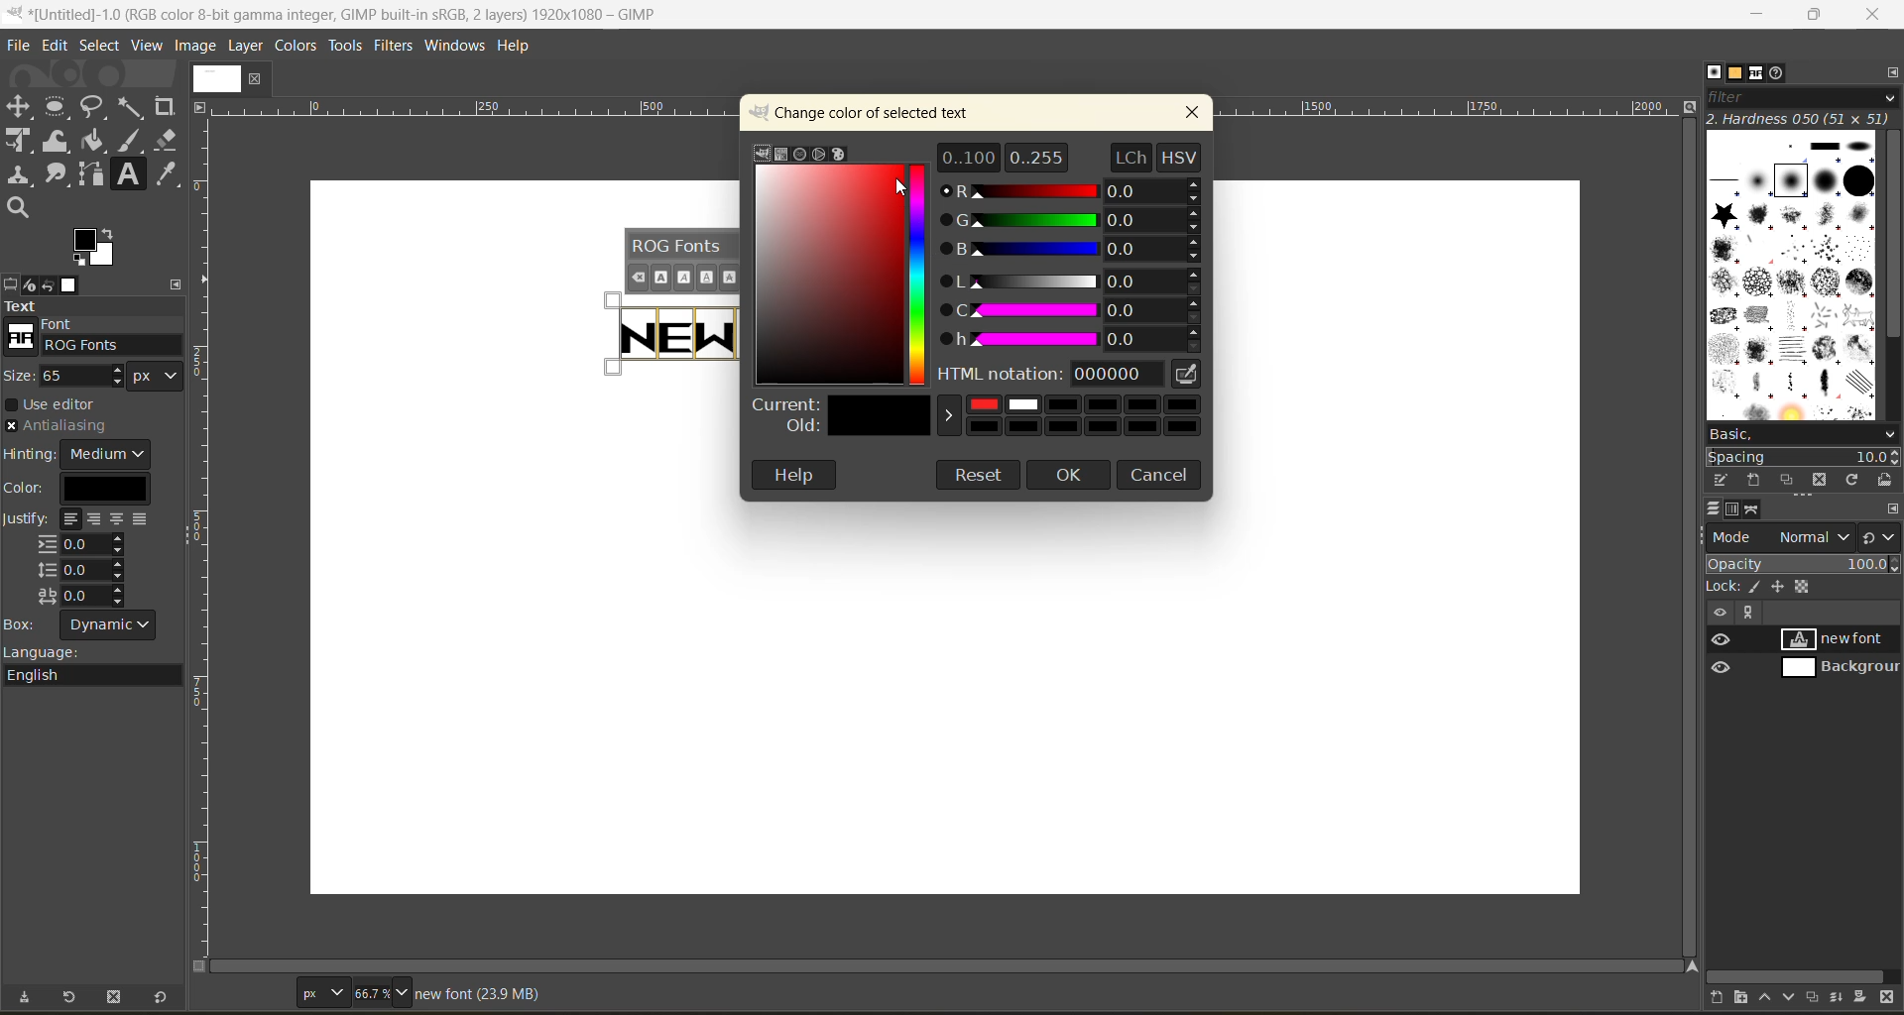  What do you see at coordinates (353, 13) in the screenshot?
I see `file name and app name` at bounding box center [353, 13].